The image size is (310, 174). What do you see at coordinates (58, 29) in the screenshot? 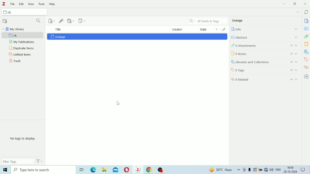
I see `Title` at bounding box center [58, 29].